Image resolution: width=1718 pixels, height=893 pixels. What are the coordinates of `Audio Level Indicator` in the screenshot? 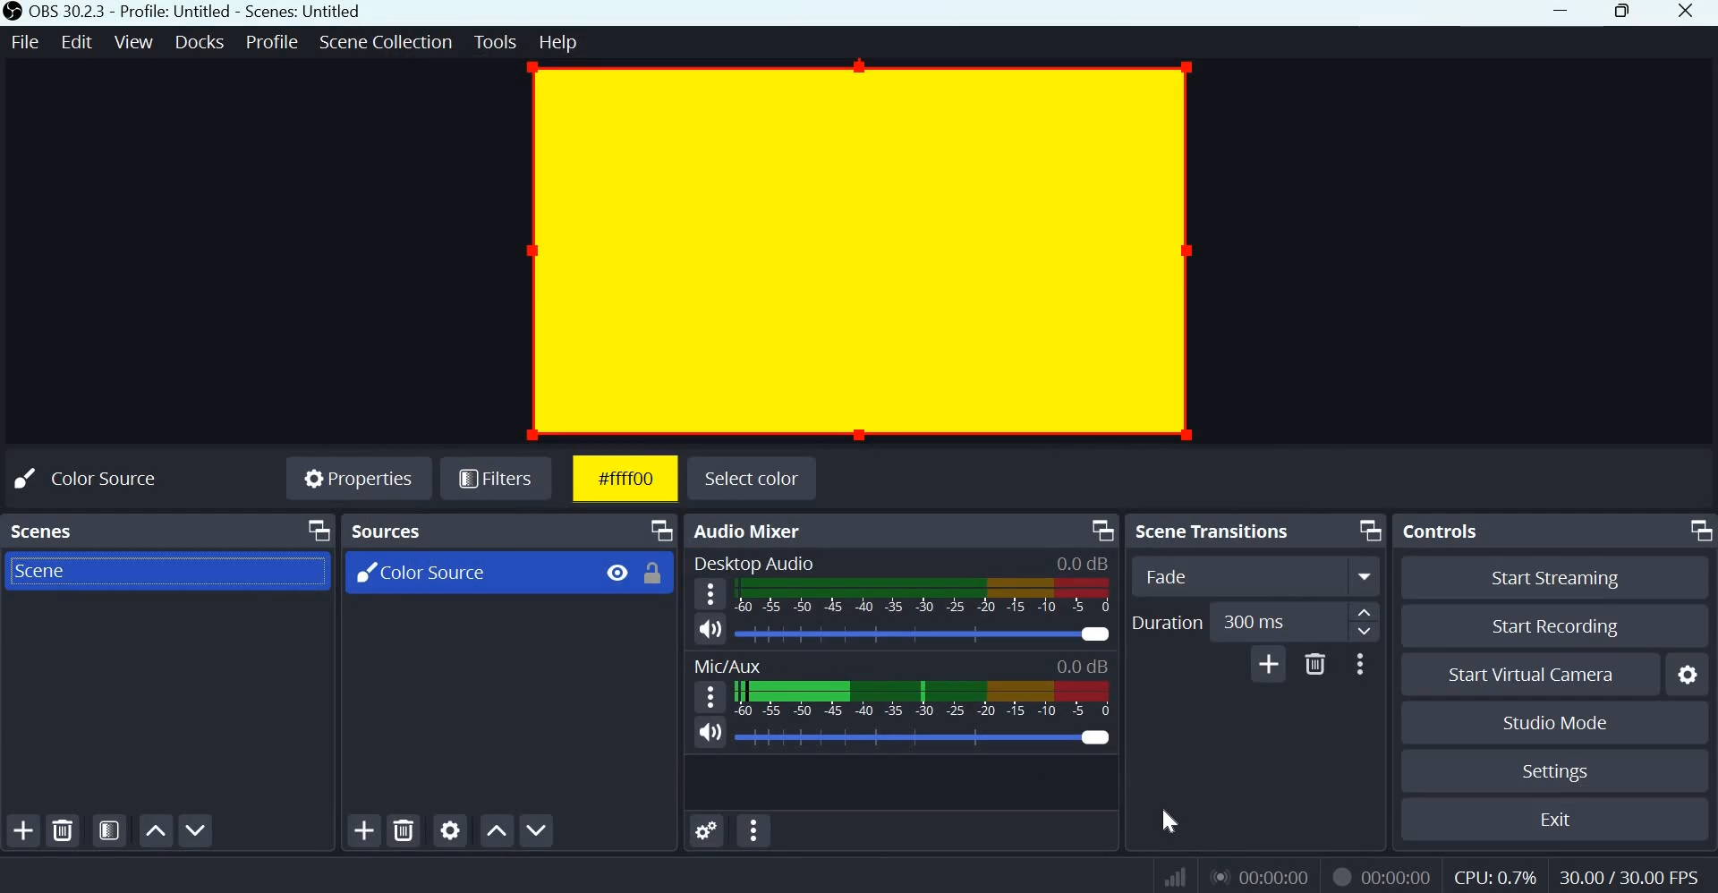 It's located at (1083, 666).